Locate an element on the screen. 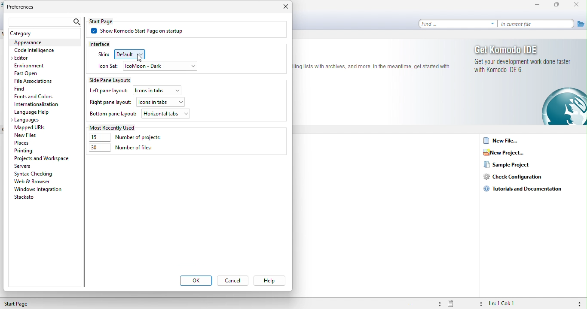 This screenshot has height=309, width=587. check configuration is located at coordinates (517, 177).